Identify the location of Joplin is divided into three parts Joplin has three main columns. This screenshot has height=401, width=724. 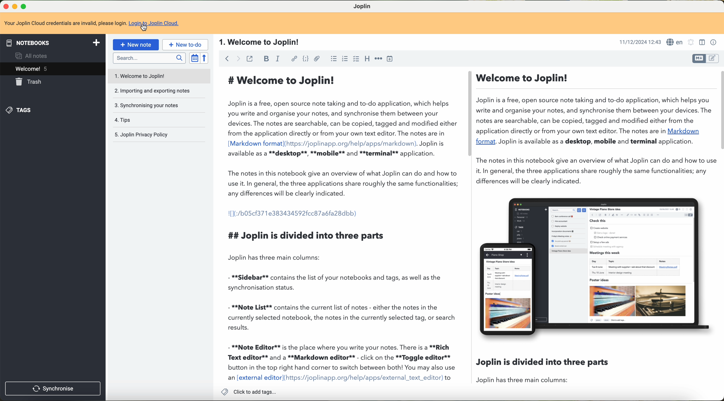
(471, 369).